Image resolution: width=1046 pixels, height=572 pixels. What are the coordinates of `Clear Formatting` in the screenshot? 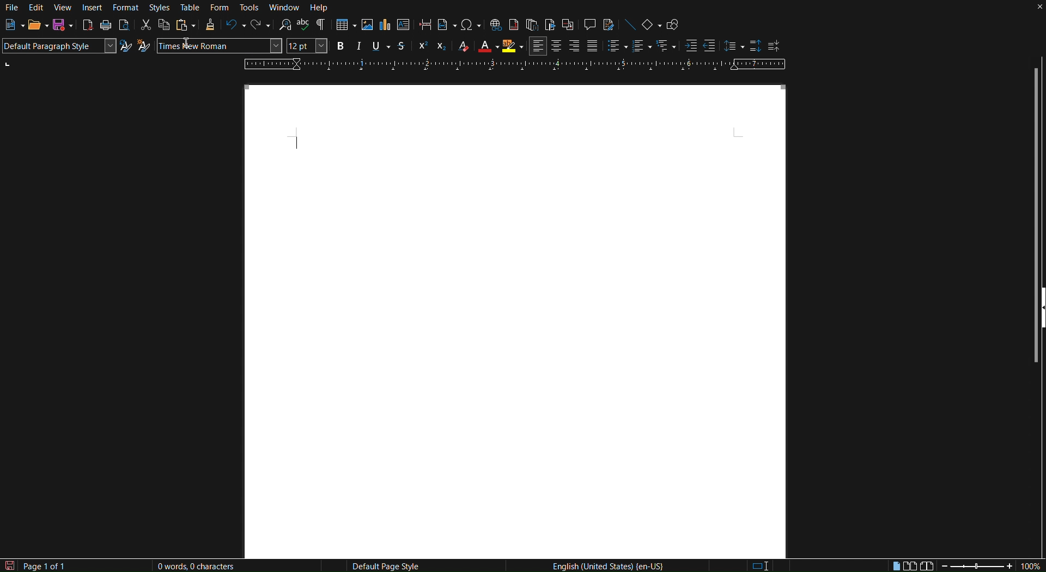 It's located at (465, 46).